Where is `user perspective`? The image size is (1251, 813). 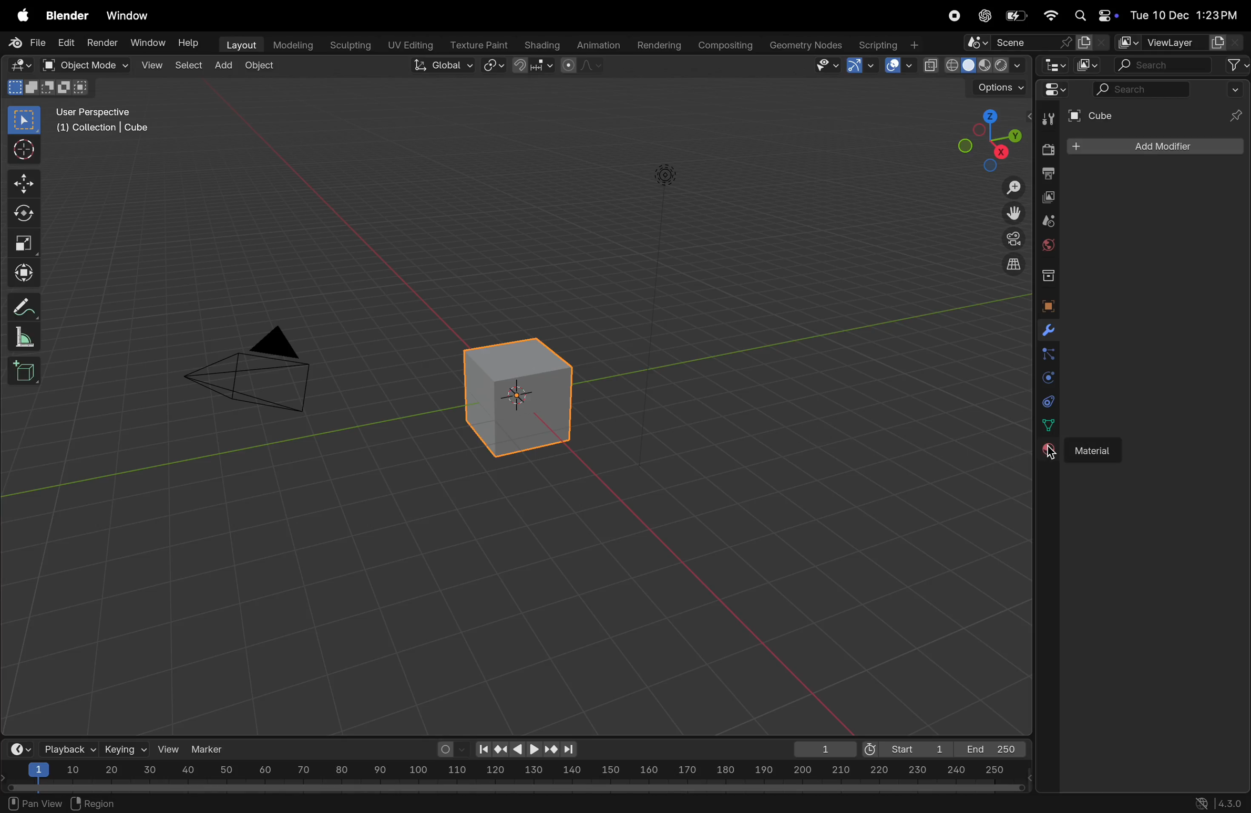
user perspective is located at coordinates (109, 120).